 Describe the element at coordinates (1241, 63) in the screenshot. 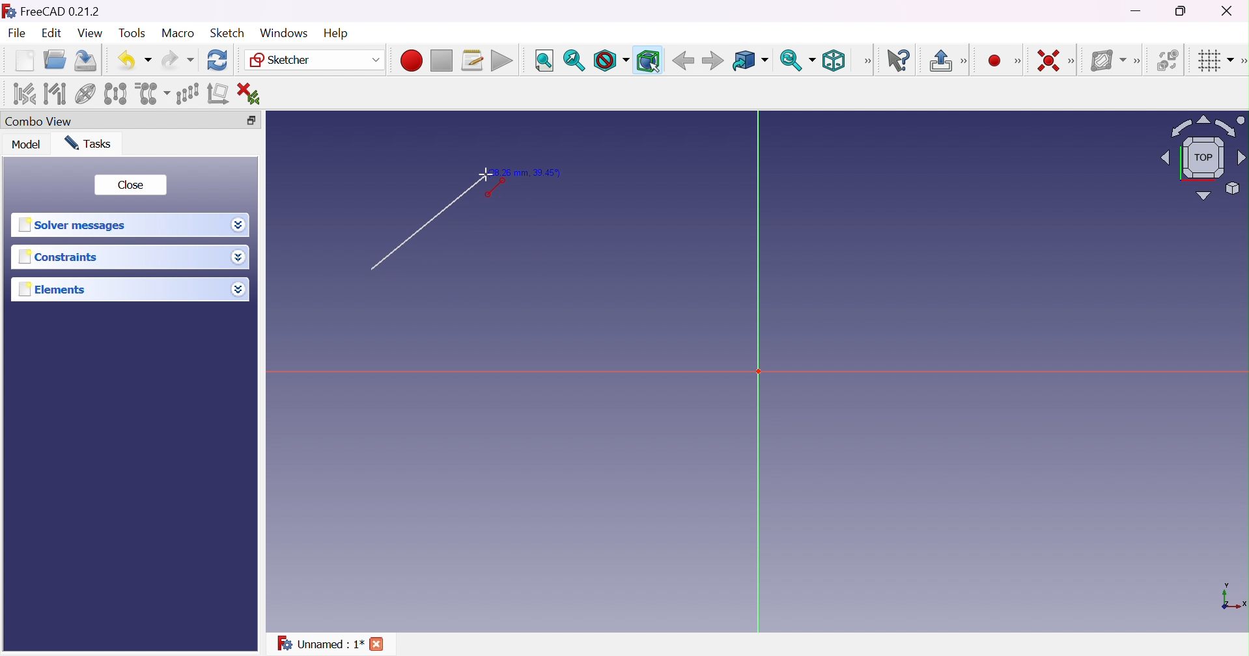

I see `[Sketcher edit tools]` at that location.